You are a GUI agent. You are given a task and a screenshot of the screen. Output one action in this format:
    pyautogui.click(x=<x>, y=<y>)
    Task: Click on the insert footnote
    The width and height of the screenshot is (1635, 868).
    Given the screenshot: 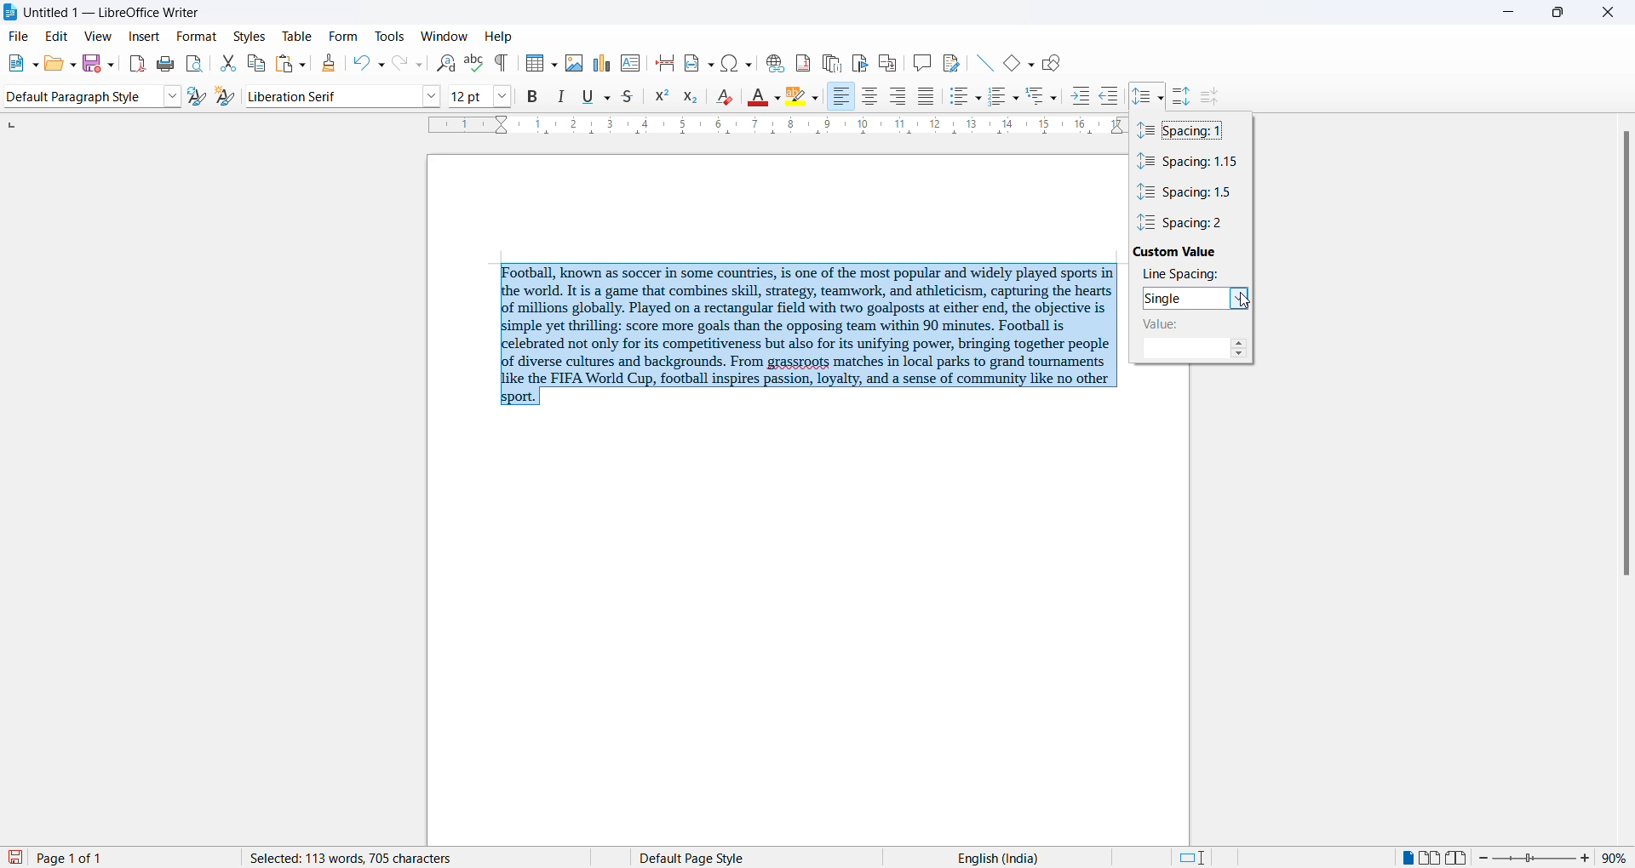 What is the action you would take?
    pyautogui.click(x=803, y=65)
    